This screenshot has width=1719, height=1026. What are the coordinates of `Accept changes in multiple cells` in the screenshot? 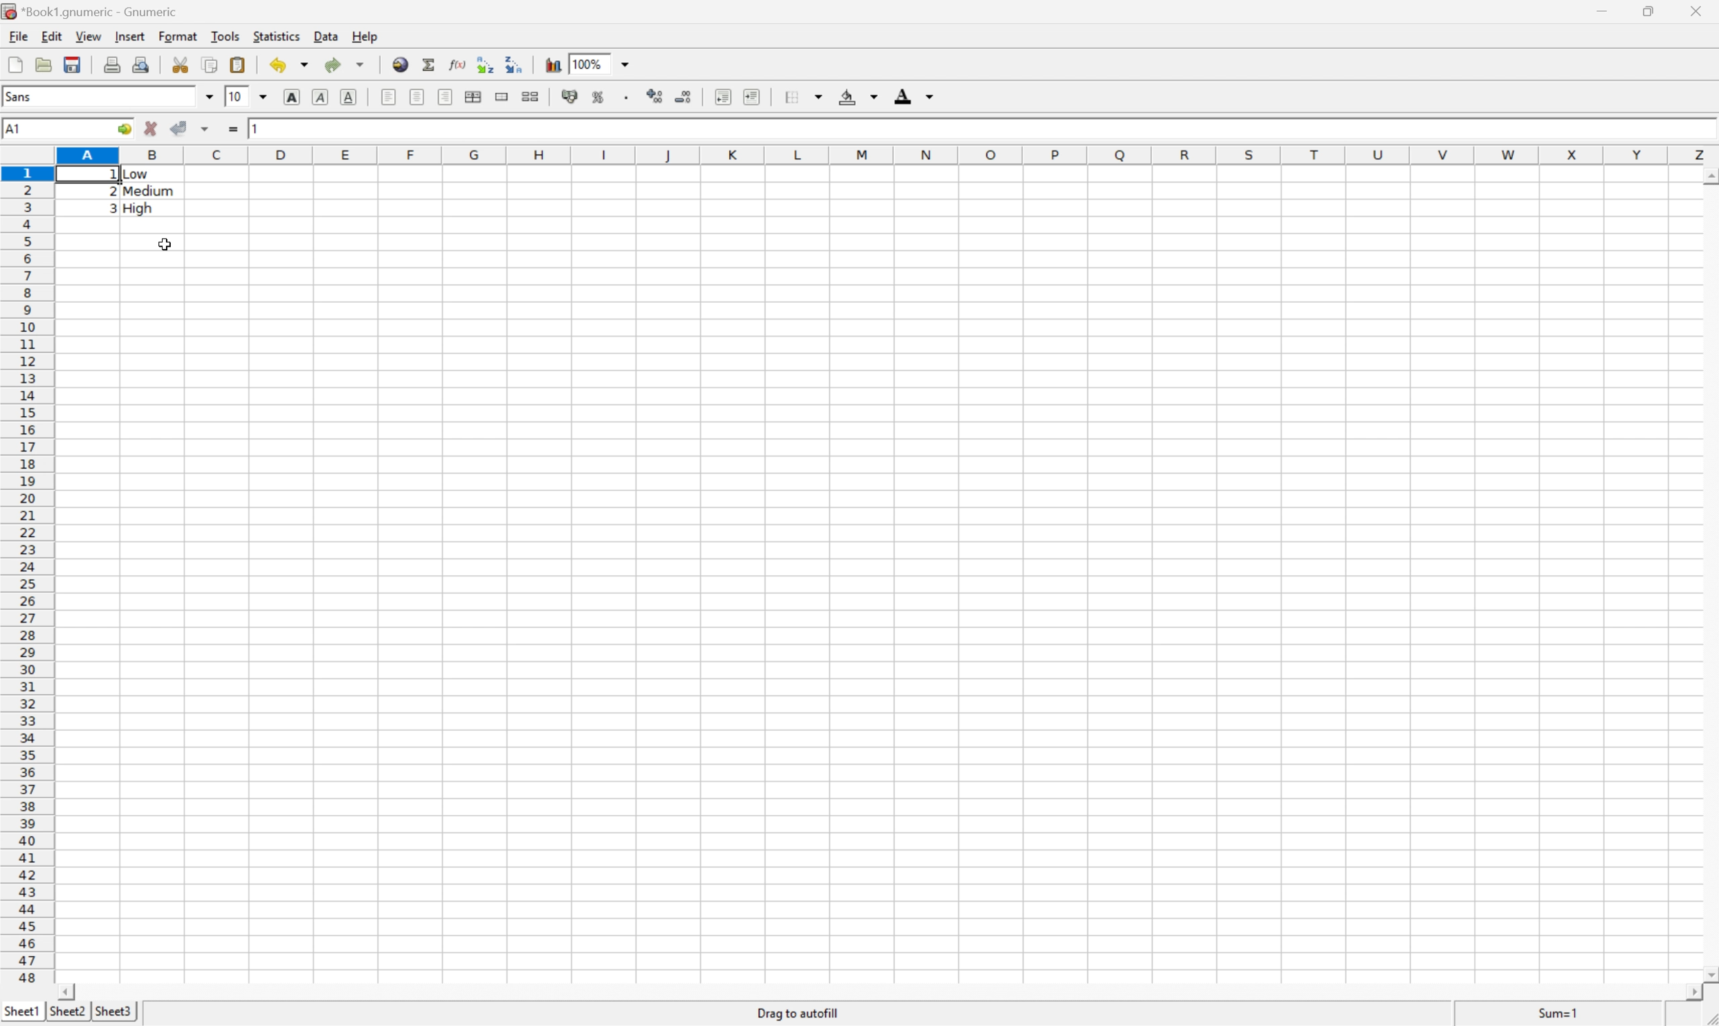 It's located at (204, 129).